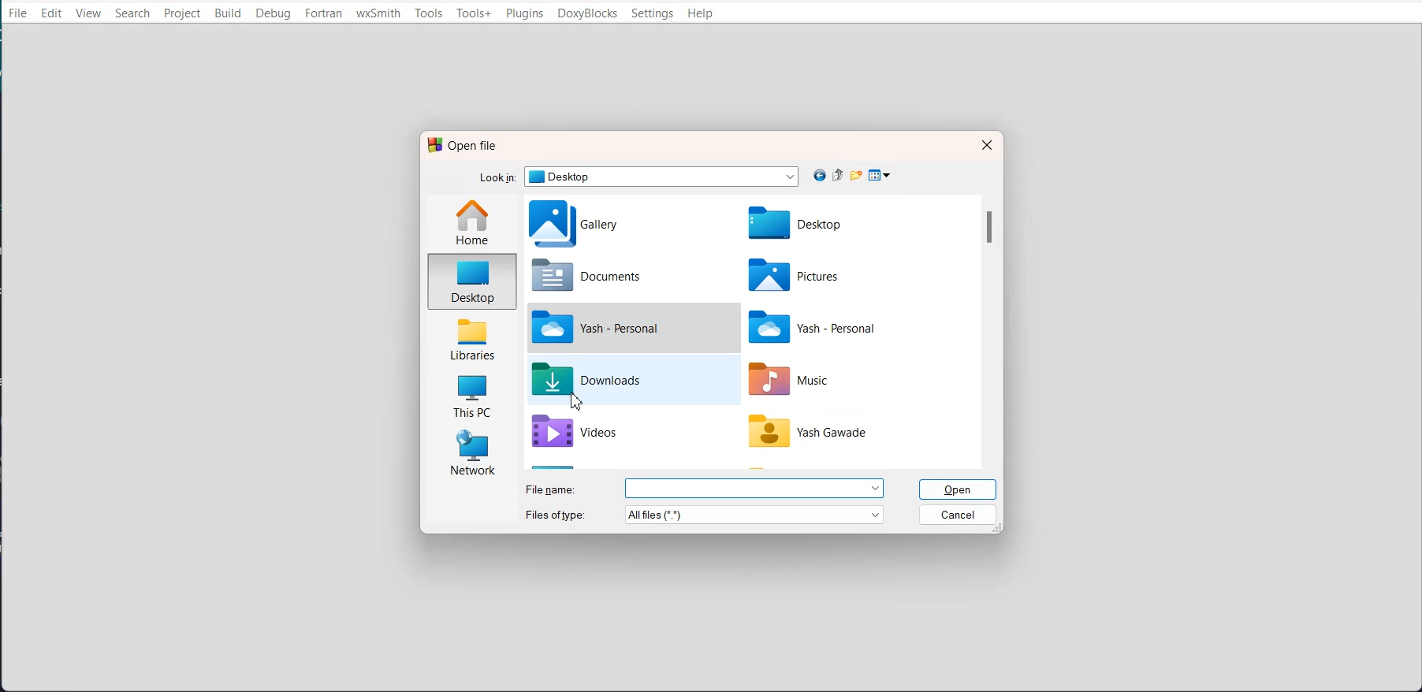 The height and width of the screenshot is (692, 1422). I want to click on Videos, so click(623, 436).